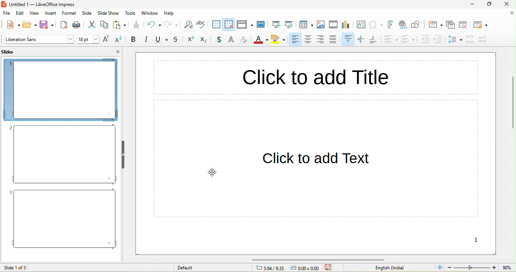 This screenshot has height=272, width=516. What do you see at coordinates (4, 5) in the screenshot?
I see `logo` at bounding box center [4, 5].